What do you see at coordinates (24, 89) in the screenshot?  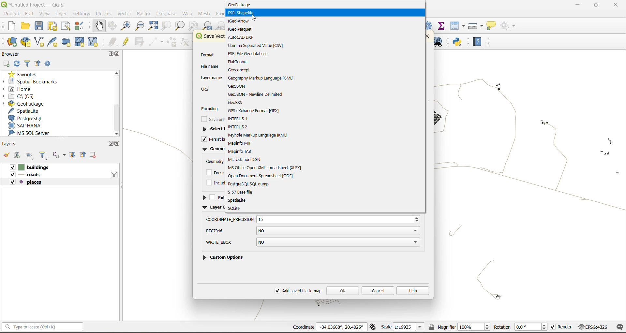 I see `home` at bounding box center [24, 89].